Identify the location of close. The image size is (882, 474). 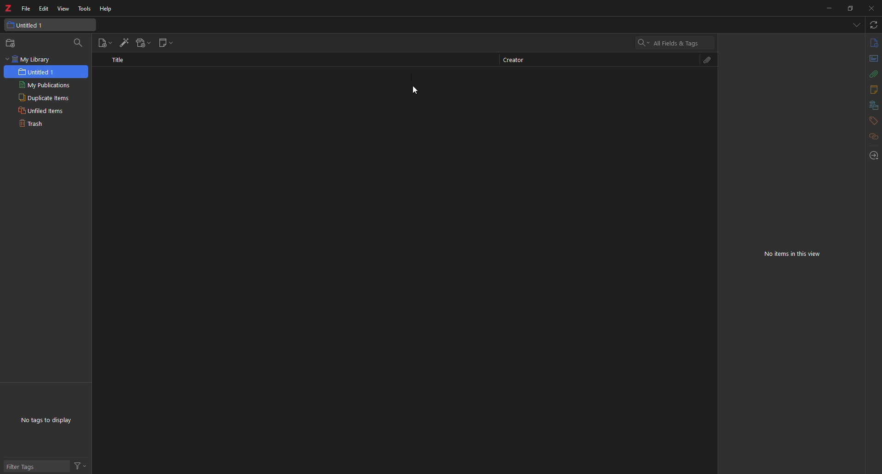
(872, 8).